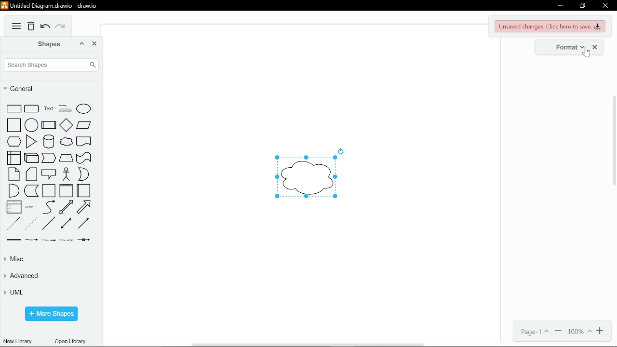 The image size is (617, 347). I want to click on line, so click(49, 223).